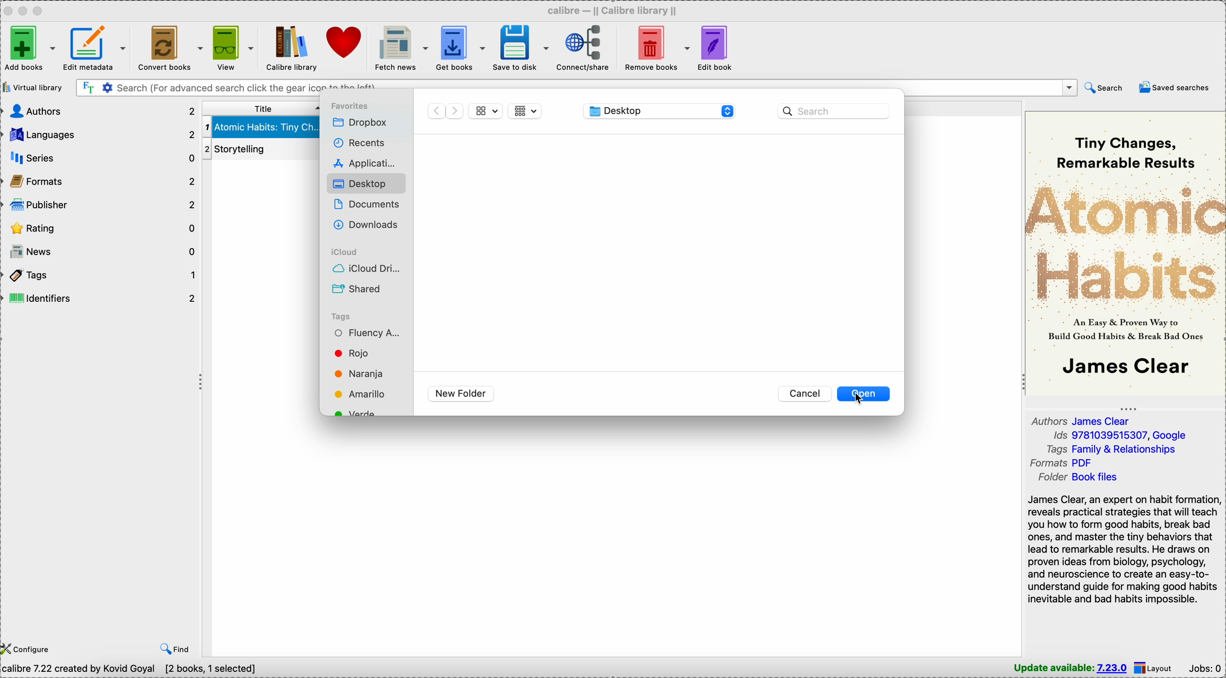  I want to click on add books, so click(30, 48).